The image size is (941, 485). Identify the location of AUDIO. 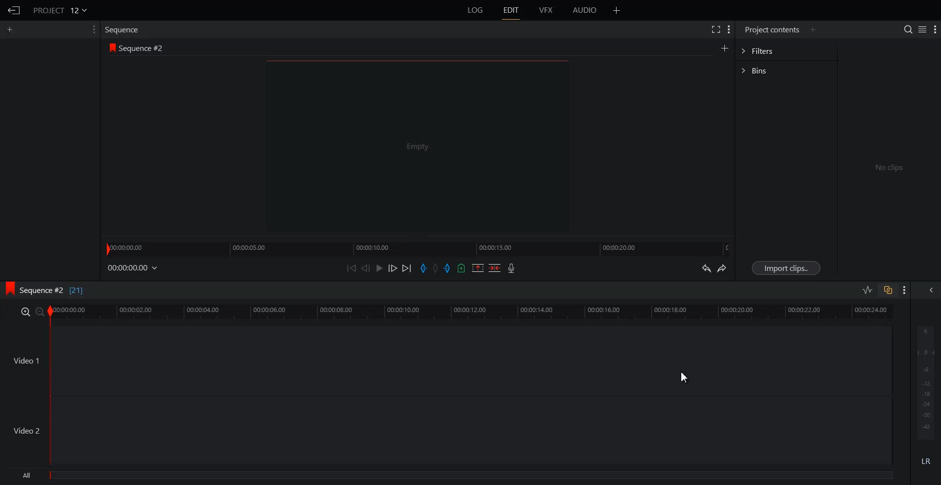
(585, 10).